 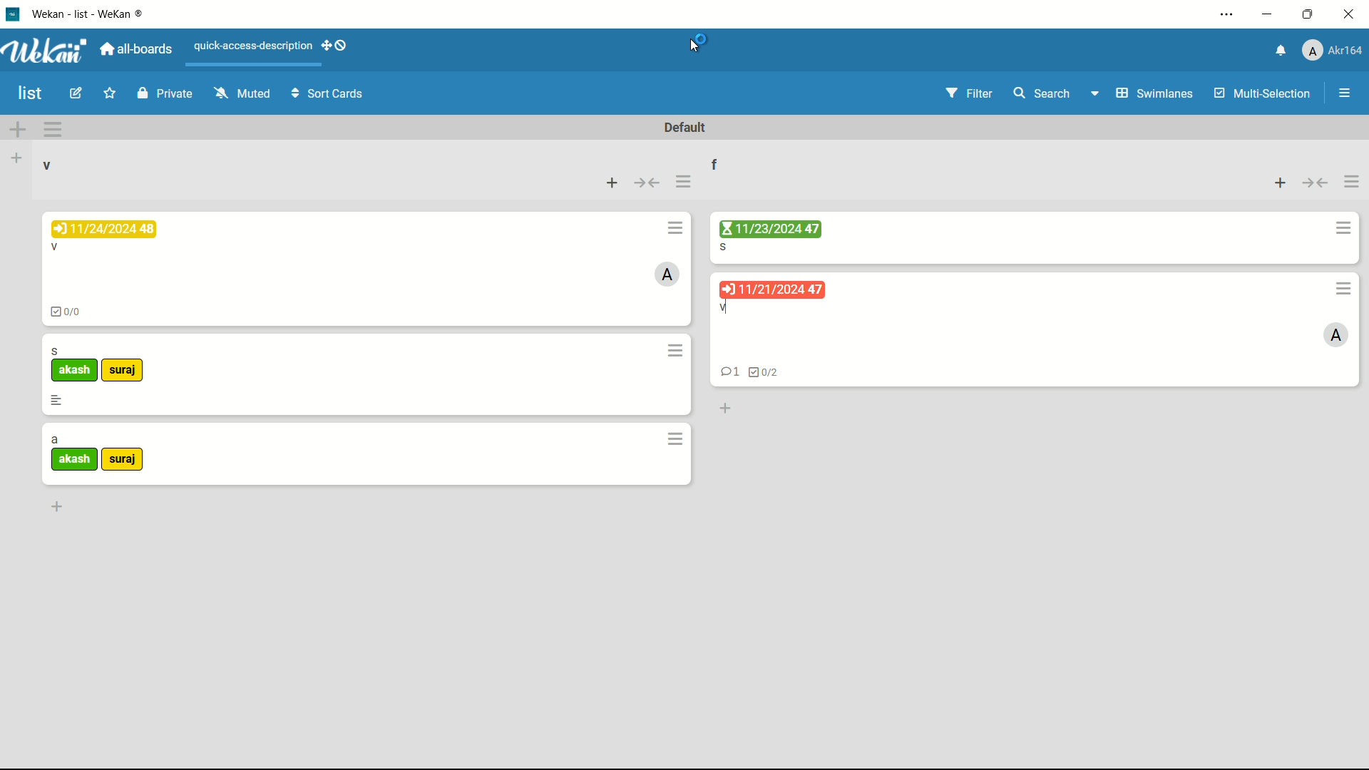 I want to click on label-2, so click(x=123, y=371).